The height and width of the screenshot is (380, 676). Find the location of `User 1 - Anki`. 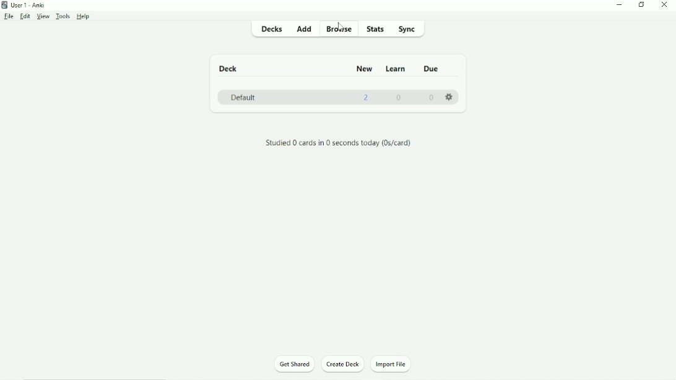

User 1 - Anki is located at coordinates (34, 5).